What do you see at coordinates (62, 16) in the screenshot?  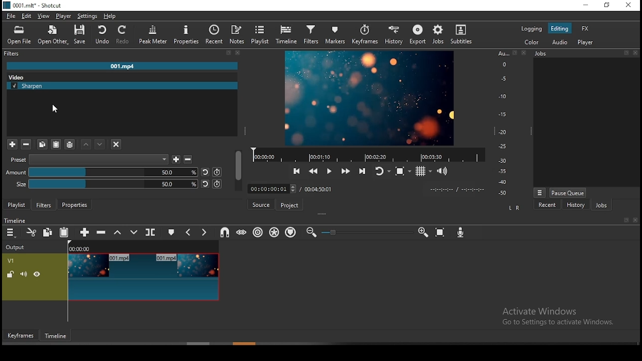 I see `player` at bounding box center [62, 16].